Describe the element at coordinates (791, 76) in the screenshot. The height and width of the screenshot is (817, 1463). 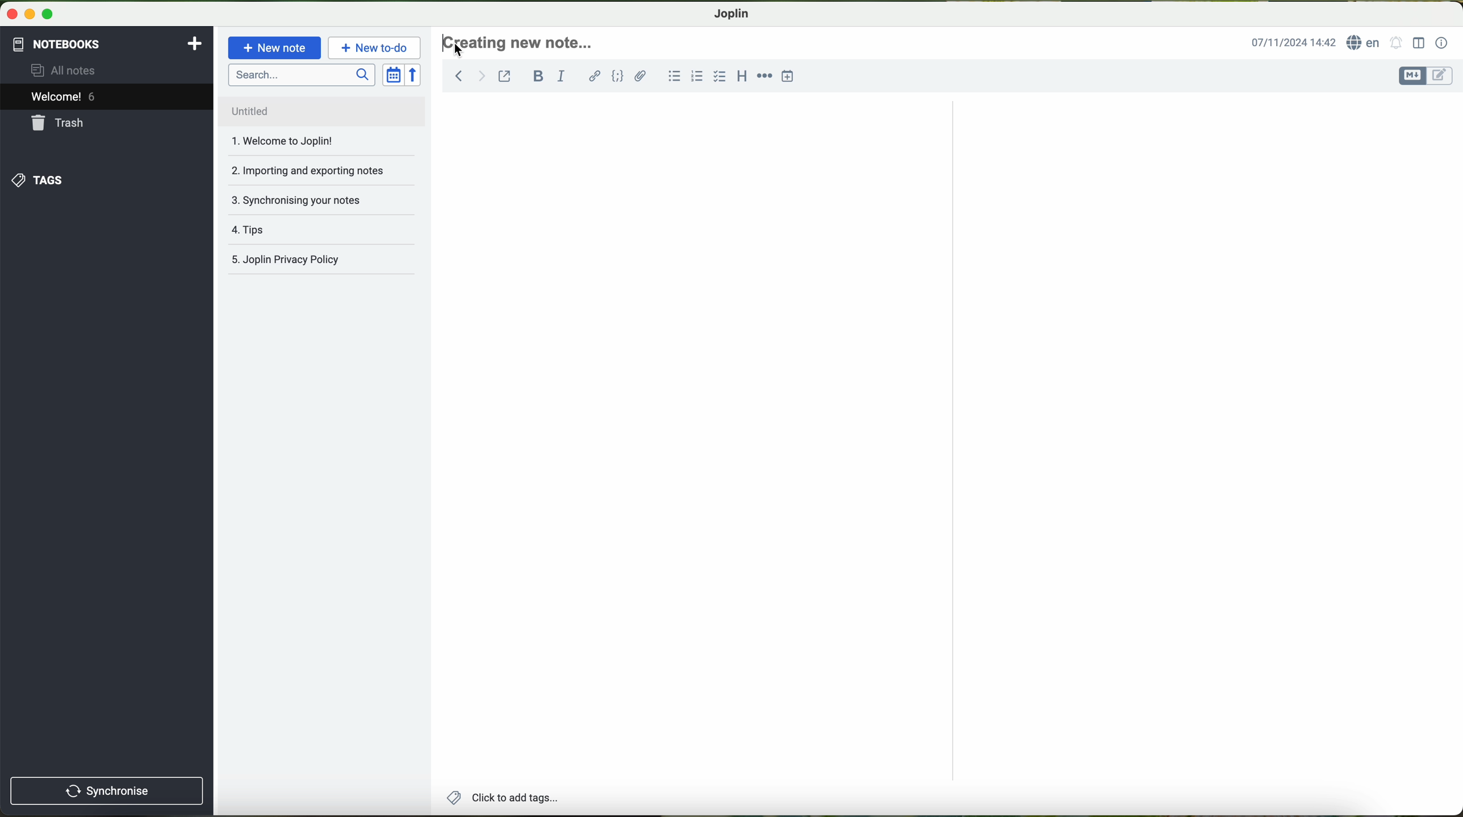
I see `insert time` at that location.